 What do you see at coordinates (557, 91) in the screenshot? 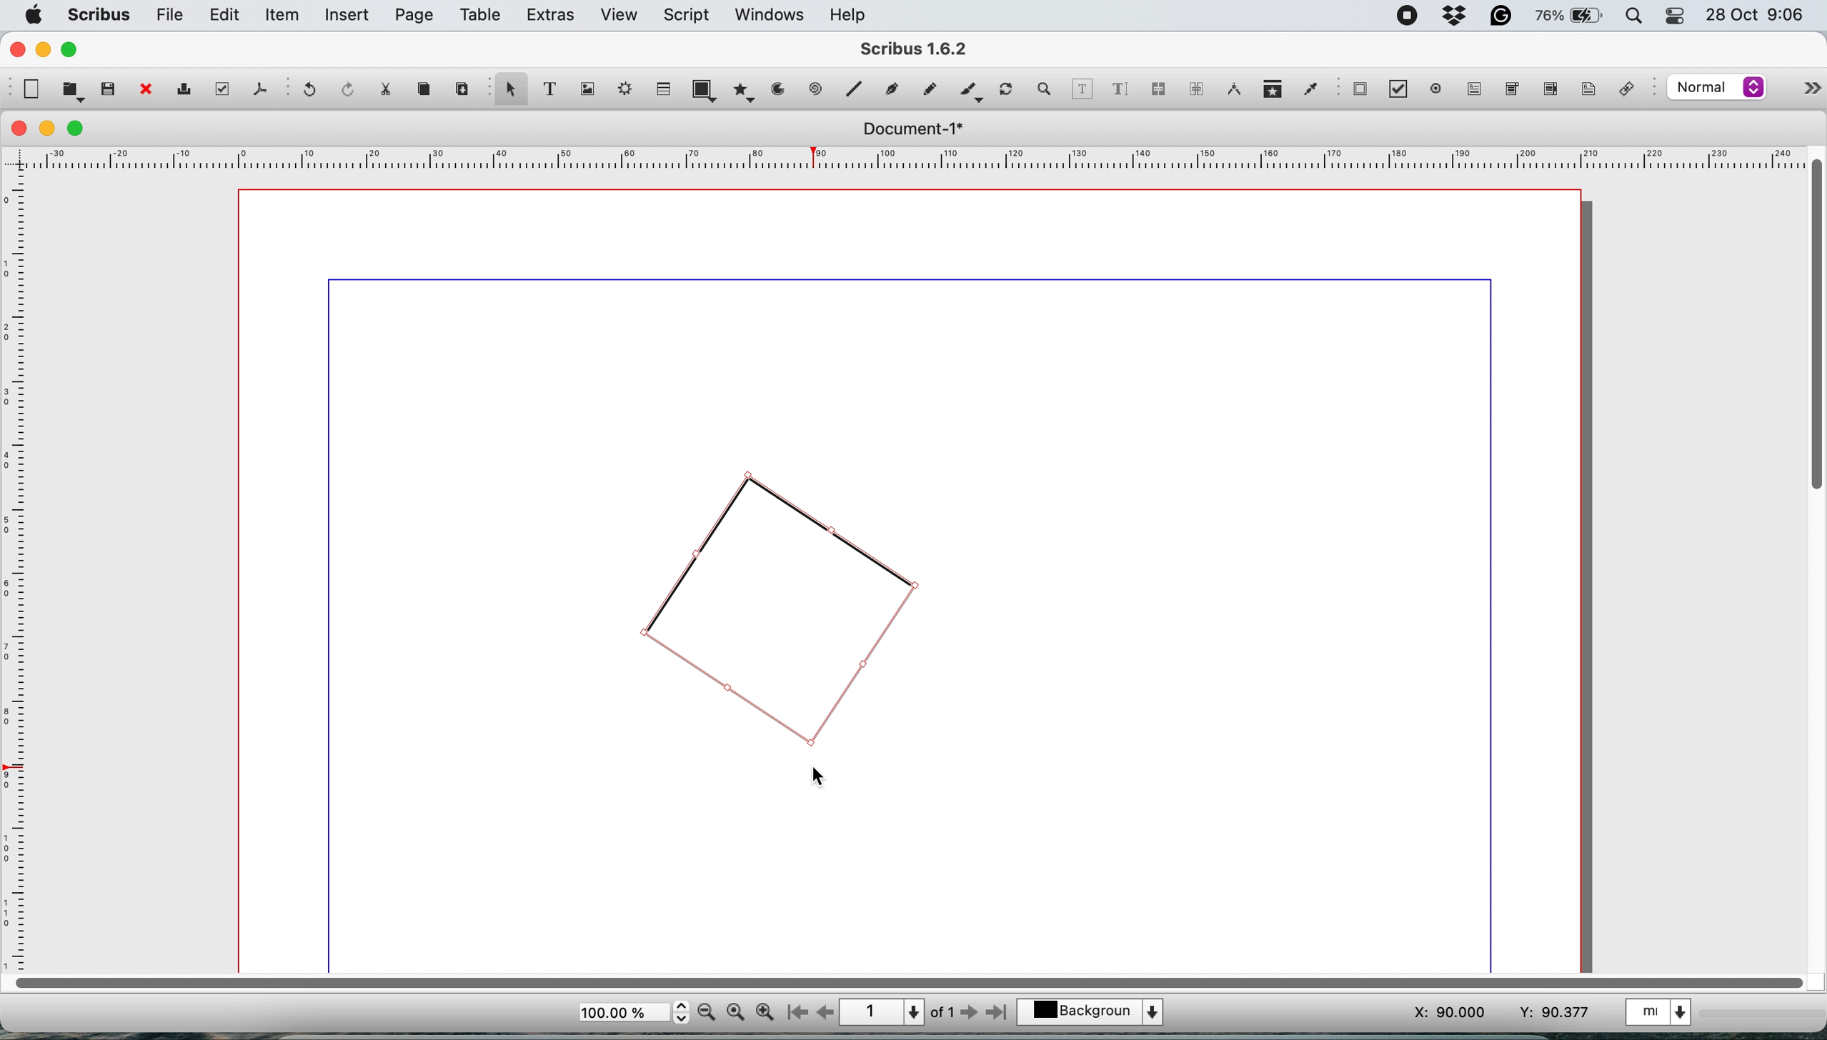
I see `text frame` at bounding box center [557, 91].